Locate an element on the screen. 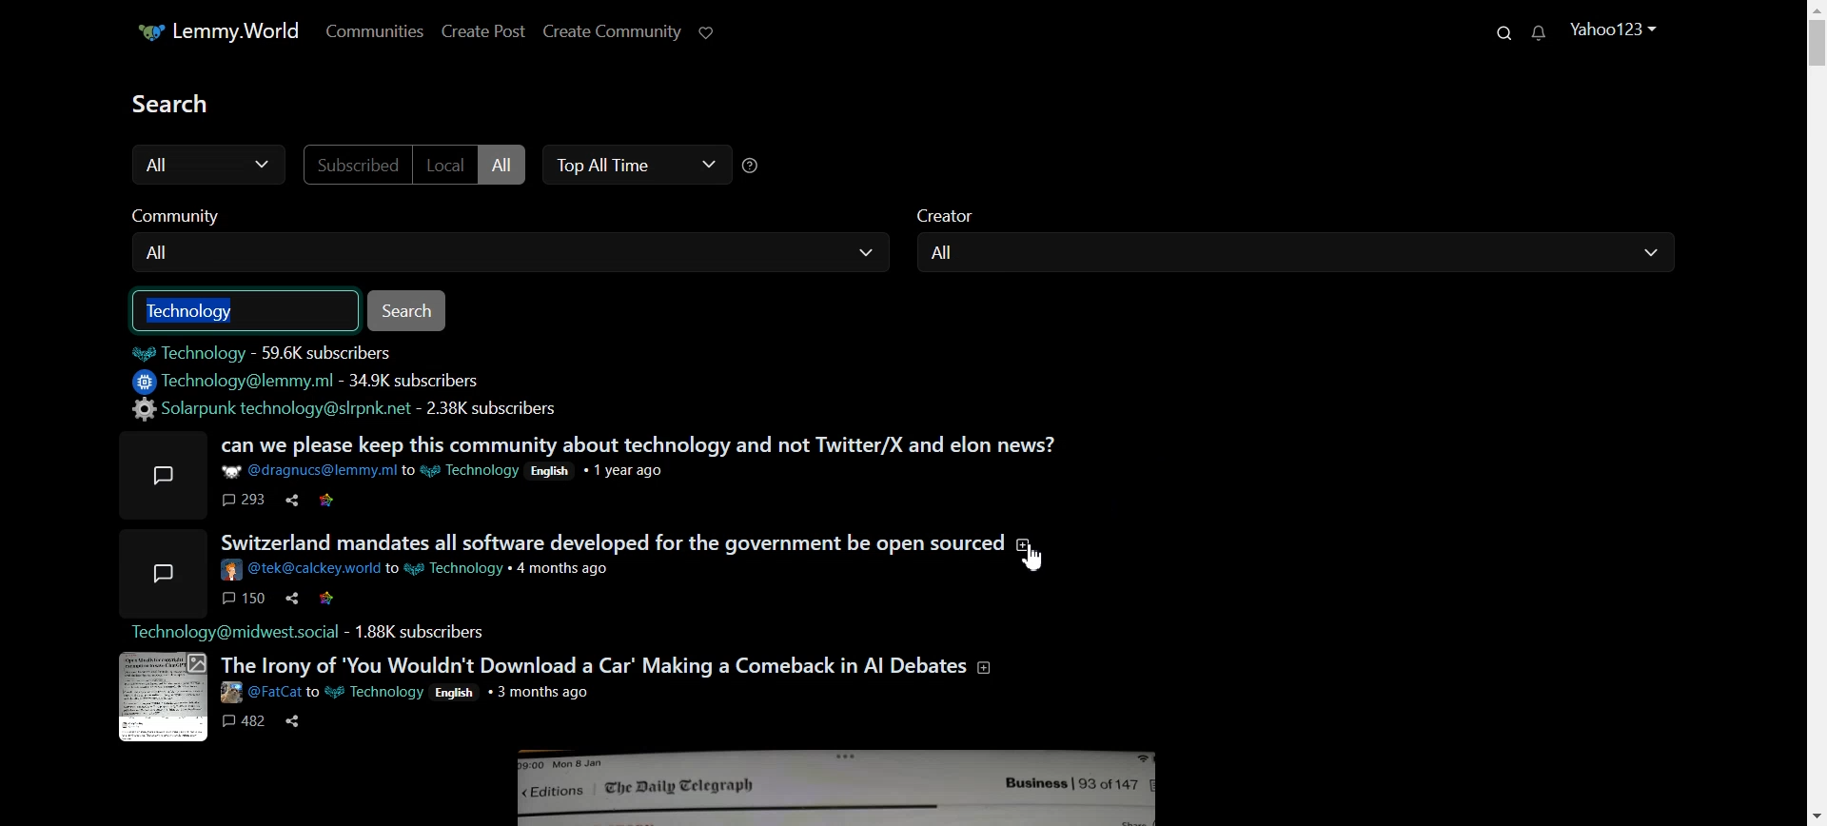  can we please keep this community about technology and not Twitter/X and elon news? is located at coordinates (643, 447).